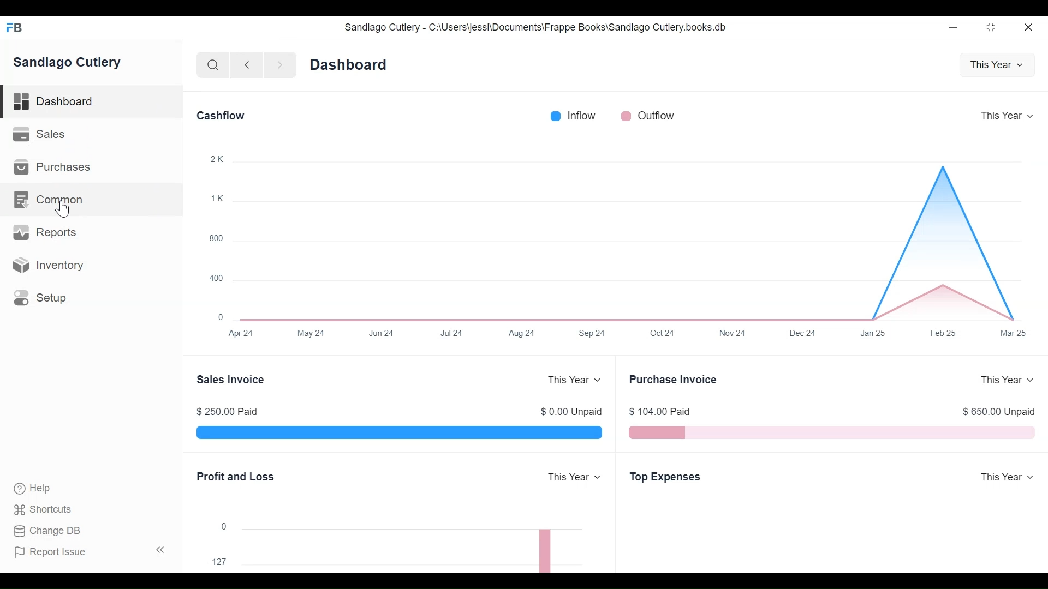  What do you see at coordinates (576, 115) in the screenshot?
I see `Inflow` at bounding box center [576, 115].